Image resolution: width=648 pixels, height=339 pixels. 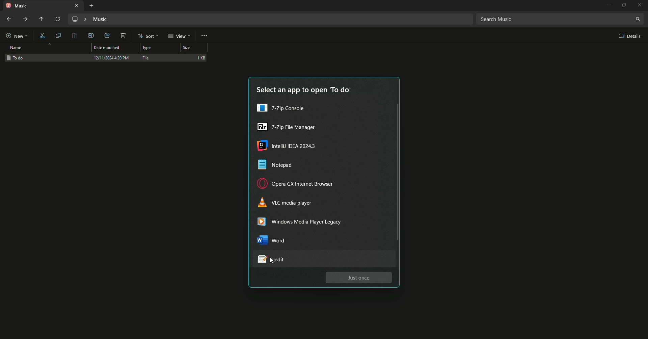 What do you see at coordinates (304, 90) in the screenshot?
I see `Select an app` at bounding box center [304, 90].